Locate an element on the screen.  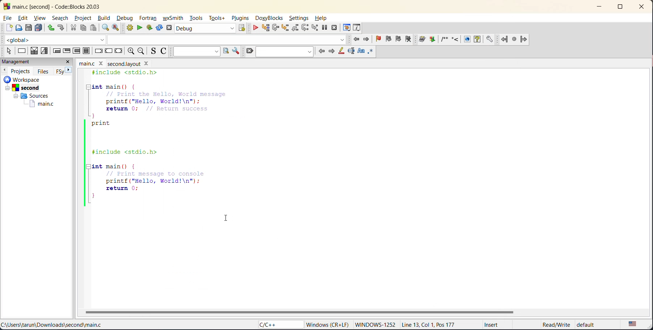
previous bookmark is located at coordinates (389, 39).